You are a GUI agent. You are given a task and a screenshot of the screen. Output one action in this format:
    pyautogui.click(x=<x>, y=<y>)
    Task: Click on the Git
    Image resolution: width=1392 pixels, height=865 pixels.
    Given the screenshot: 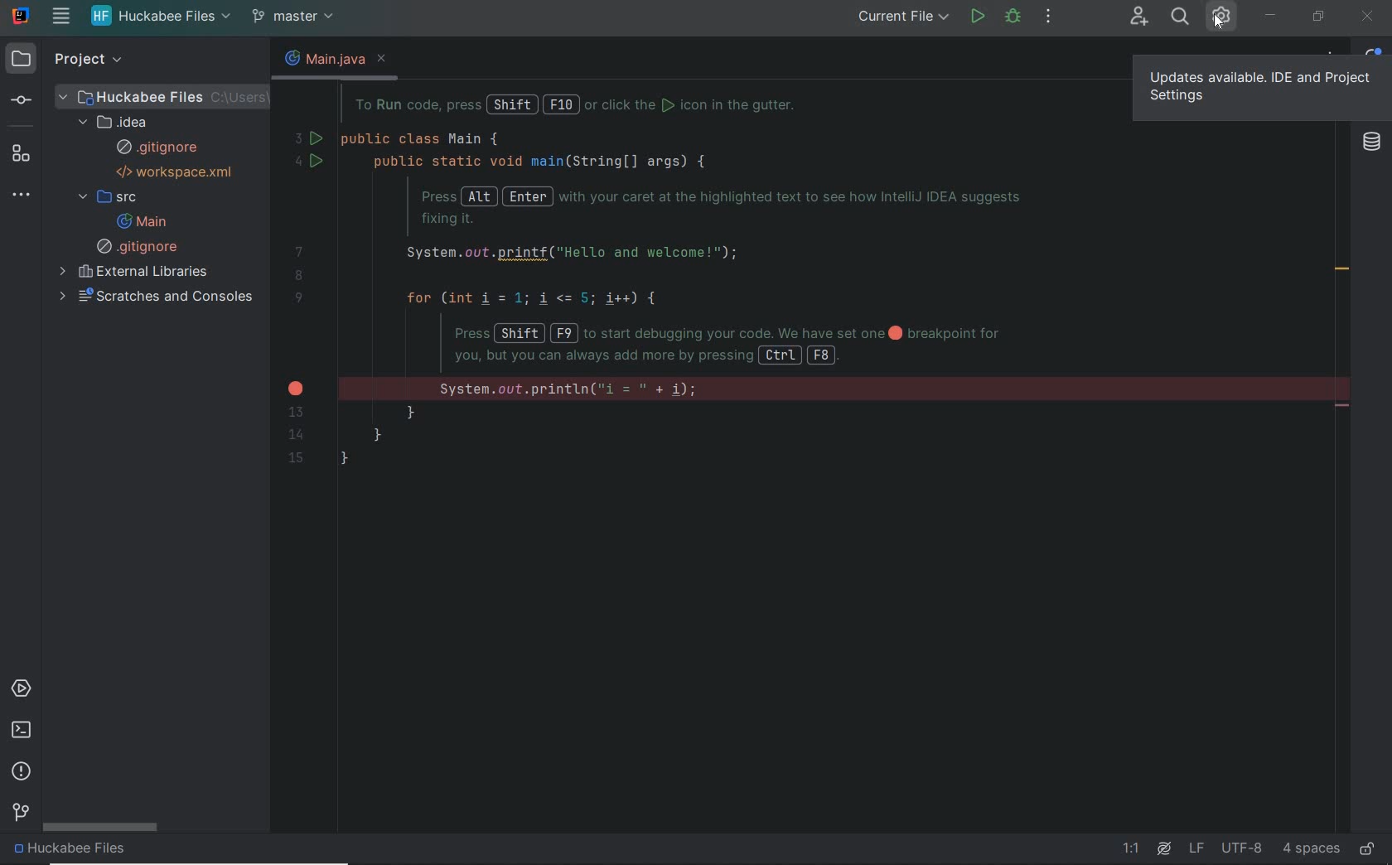 What is the action you would take?
    pyautogui.click(x=19, y=814)
    